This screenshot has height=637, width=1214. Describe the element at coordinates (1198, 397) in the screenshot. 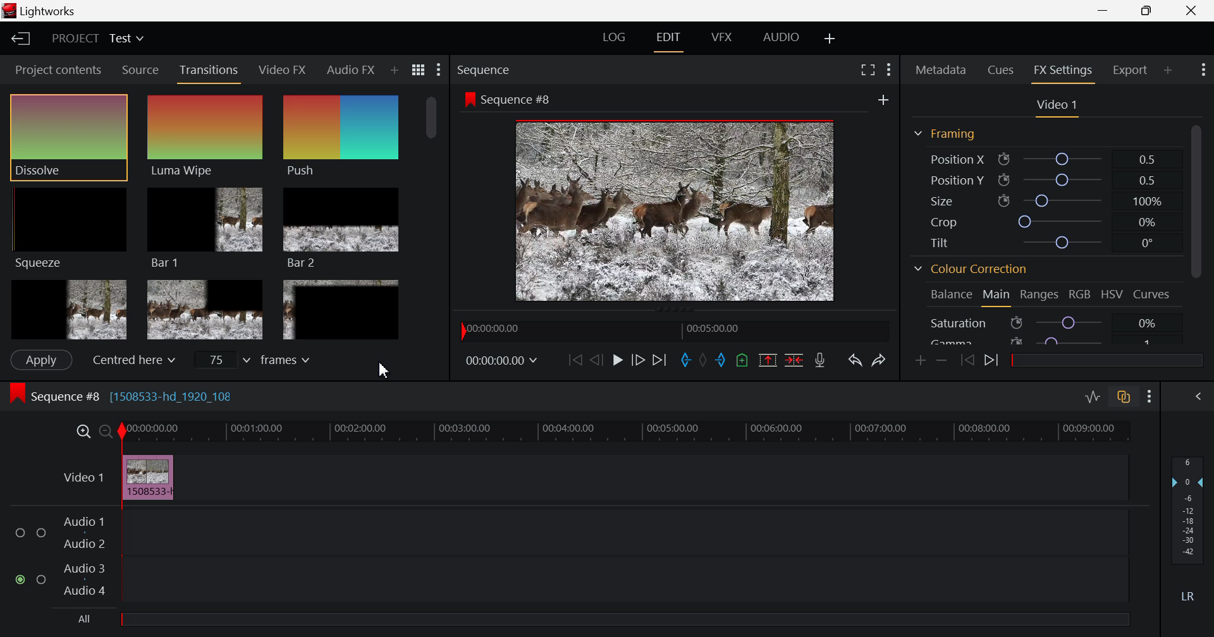

I see `Show Audio Mix` at that location.